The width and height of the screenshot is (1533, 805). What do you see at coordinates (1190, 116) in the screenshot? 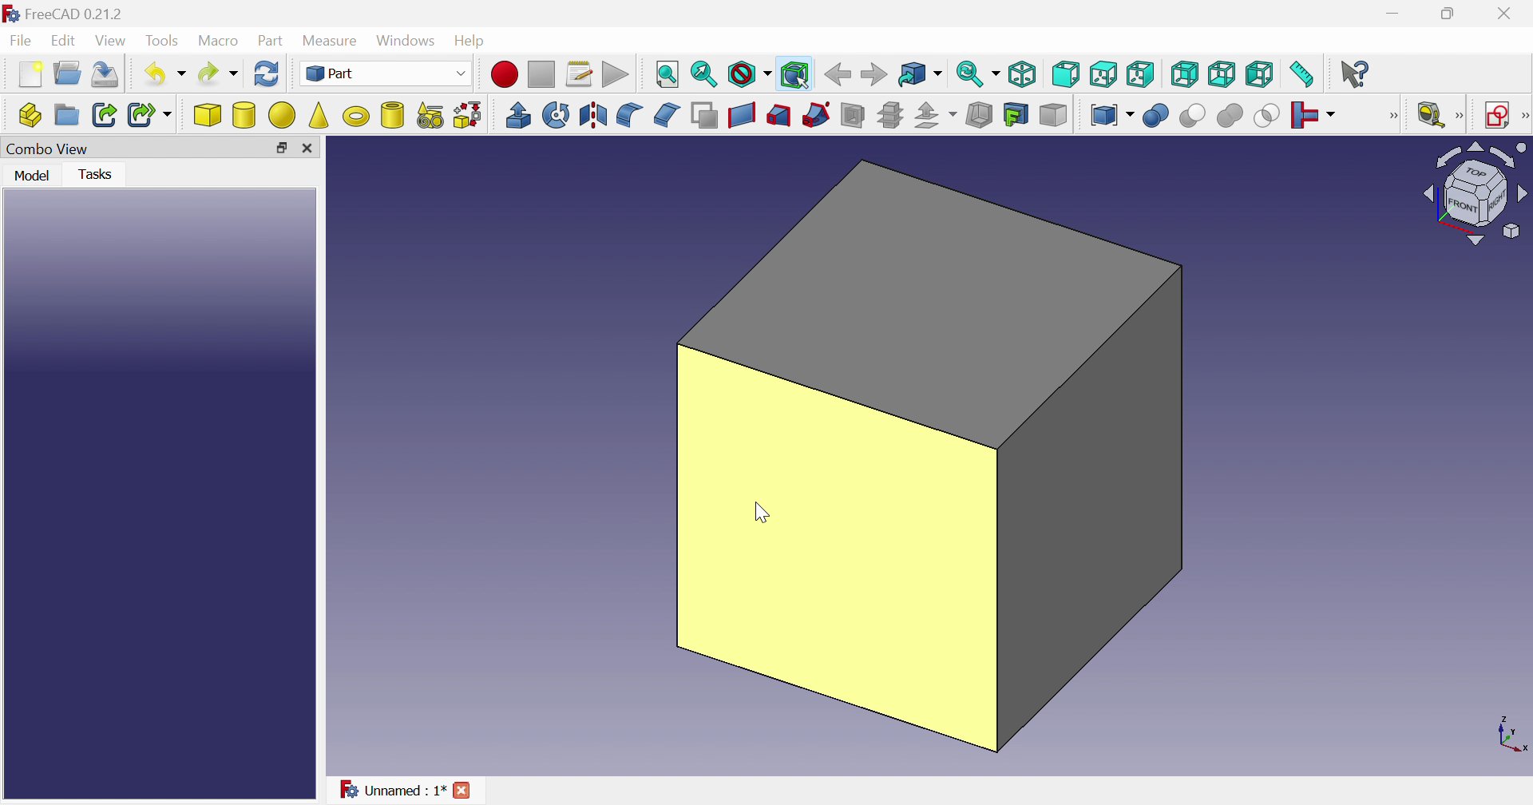
I see `Cut` at bounding box center [1190, 116].